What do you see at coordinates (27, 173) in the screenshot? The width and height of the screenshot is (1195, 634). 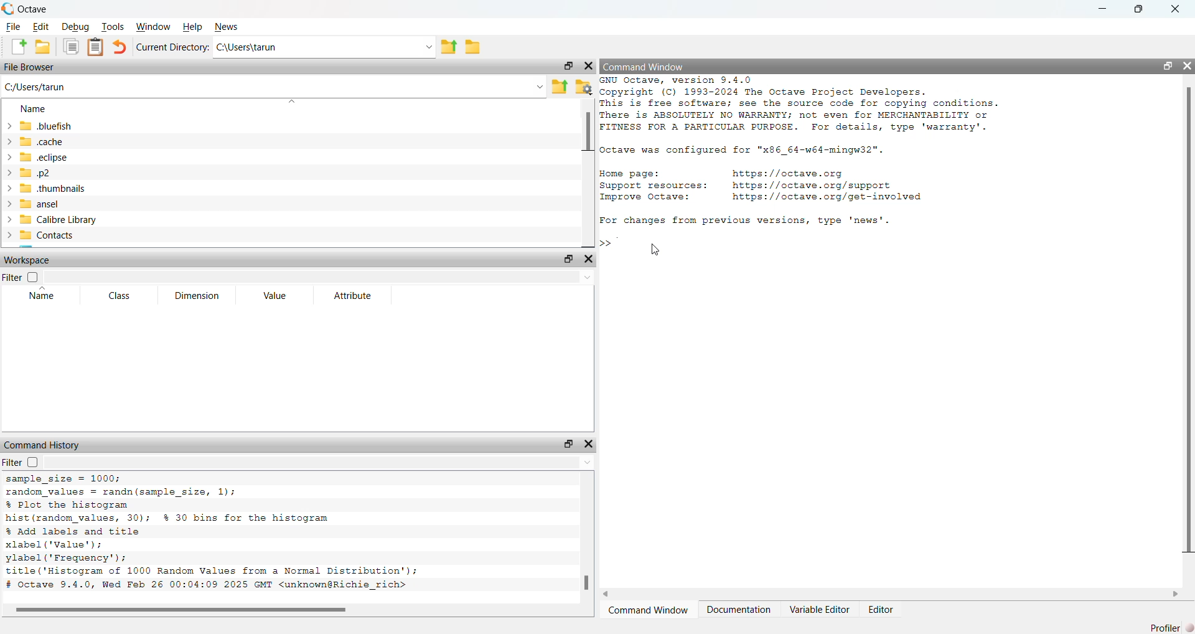 I see `.p2` at bounding box center [27, 173].